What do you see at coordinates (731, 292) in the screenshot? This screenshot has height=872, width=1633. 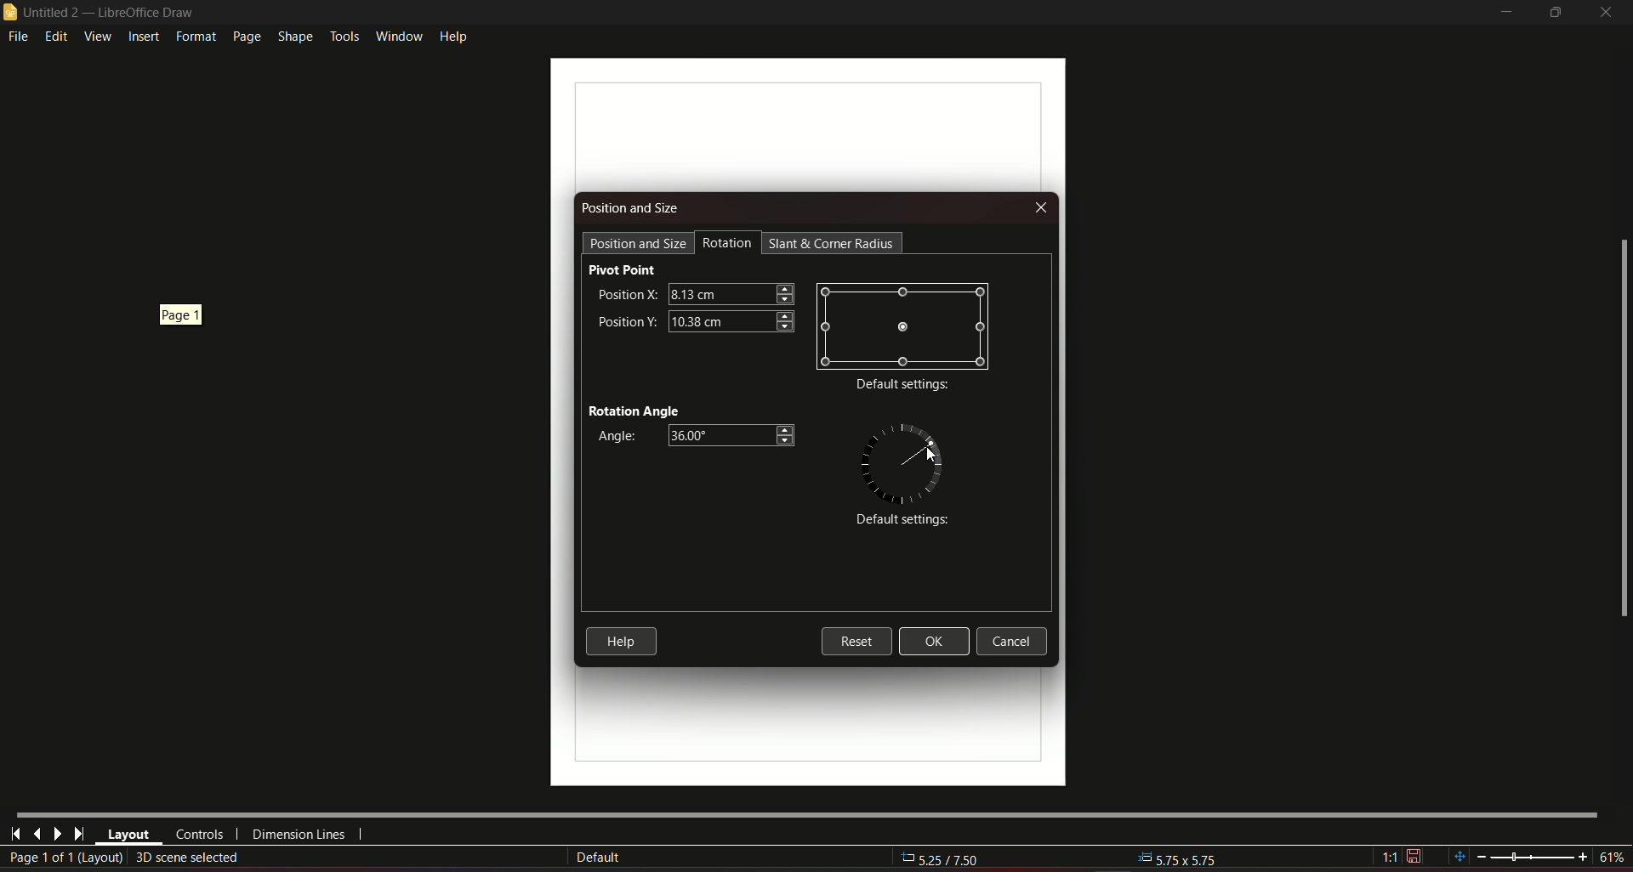 I see `textbox` at bounding box center [731, 292].